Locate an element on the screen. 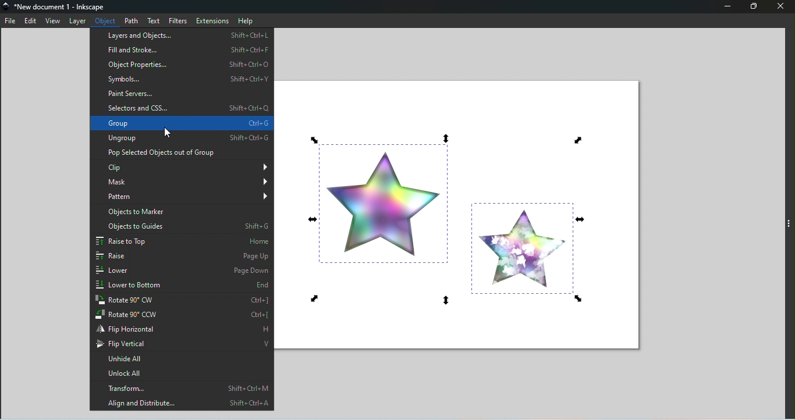  Symbols is located at coordinates (182, 79).